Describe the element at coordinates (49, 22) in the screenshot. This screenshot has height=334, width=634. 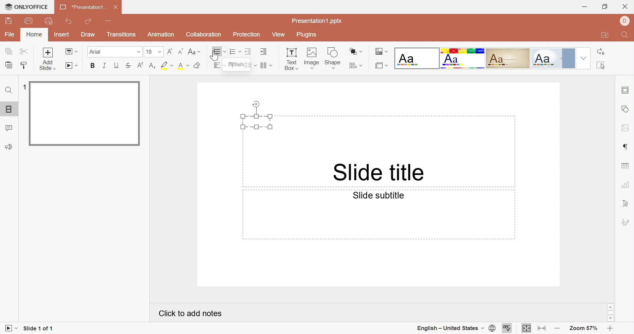
I see `Quick Print` at that location.